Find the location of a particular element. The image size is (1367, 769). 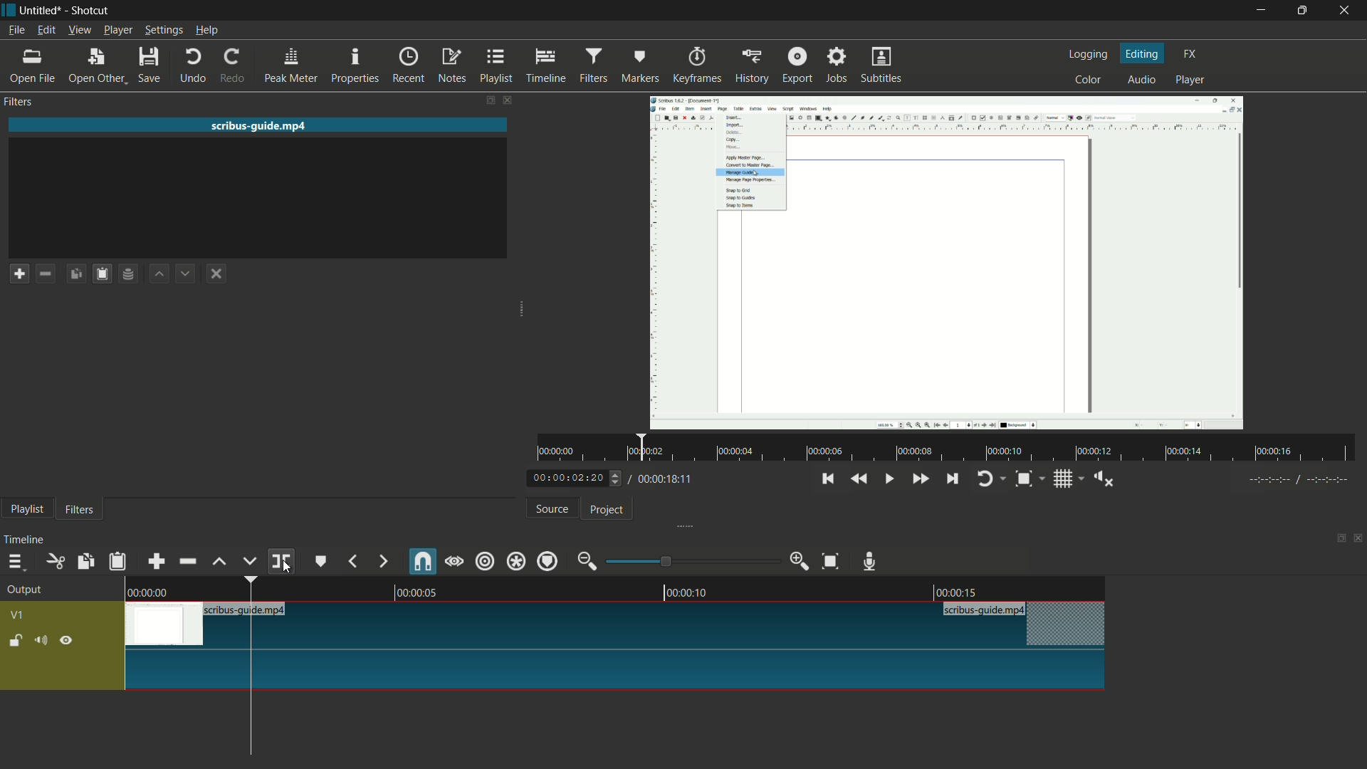

maximize is located at coordinates (1304, 10).